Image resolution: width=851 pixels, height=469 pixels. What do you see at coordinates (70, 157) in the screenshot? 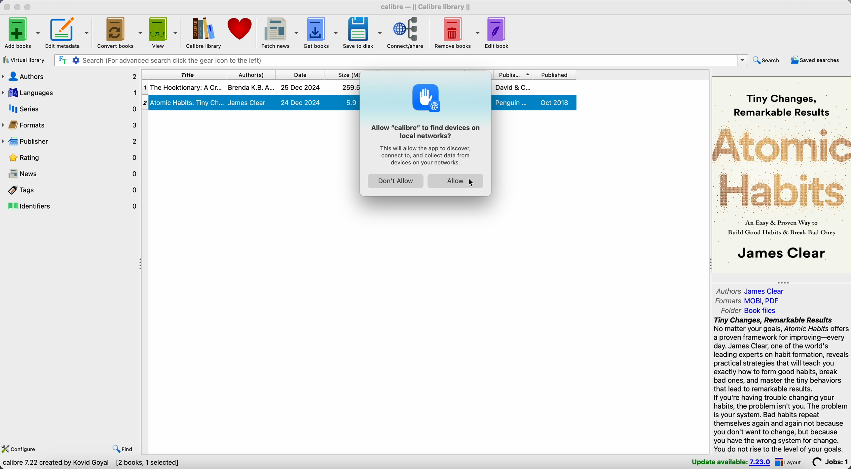
I see `rating` at bounding box center [70, 157].